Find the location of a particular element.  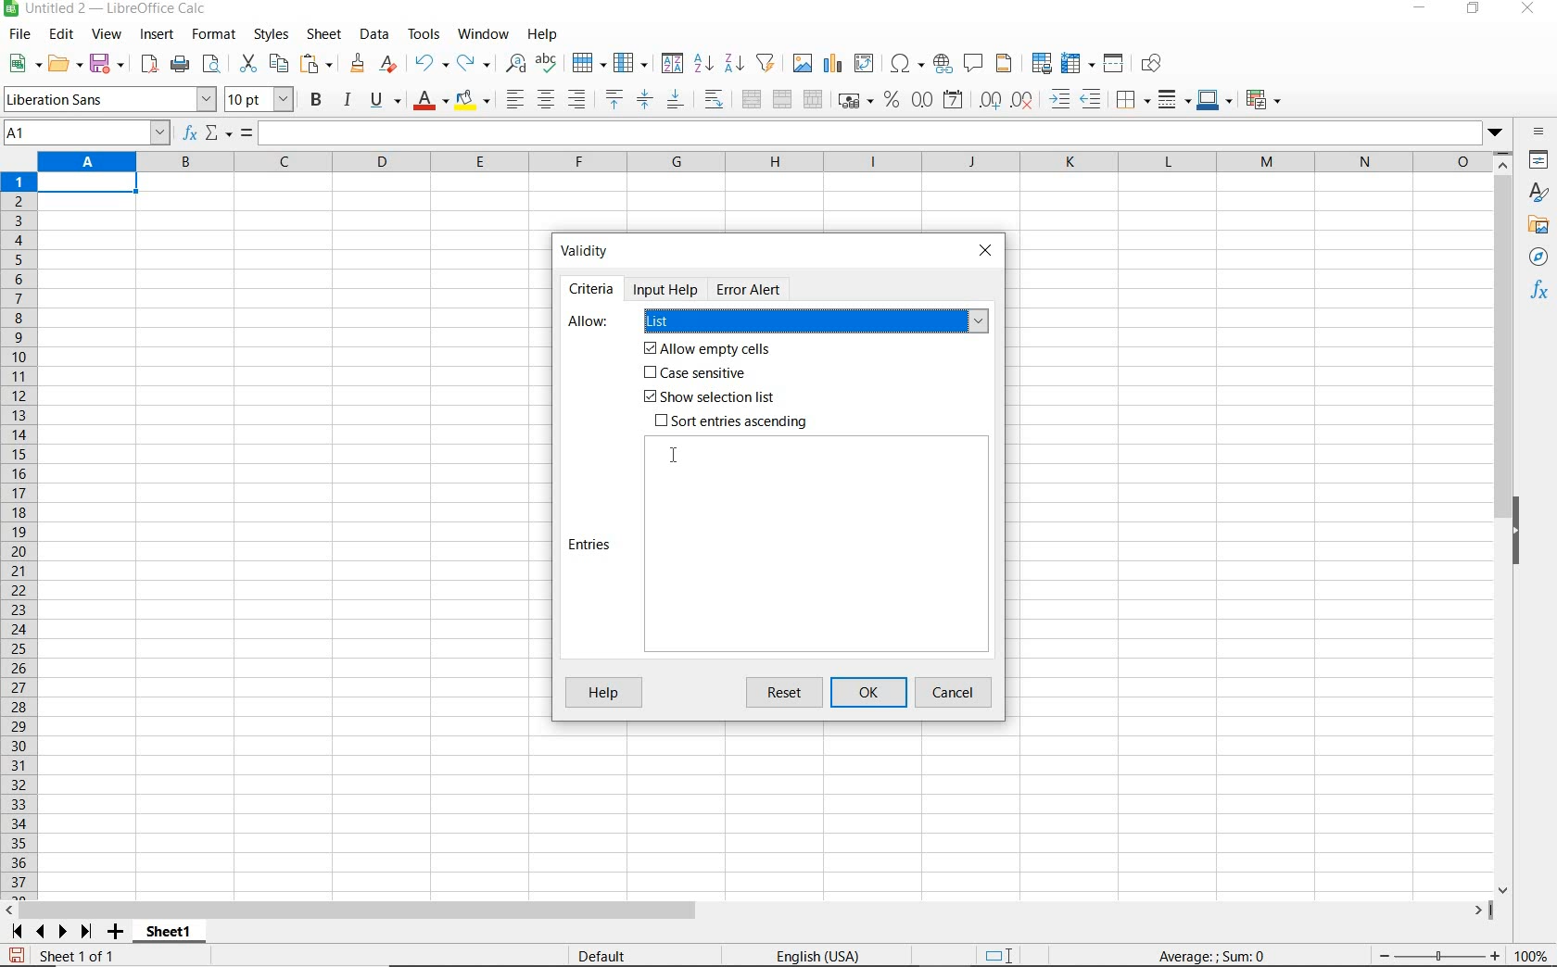

copy is located at coordinates (280, 63).